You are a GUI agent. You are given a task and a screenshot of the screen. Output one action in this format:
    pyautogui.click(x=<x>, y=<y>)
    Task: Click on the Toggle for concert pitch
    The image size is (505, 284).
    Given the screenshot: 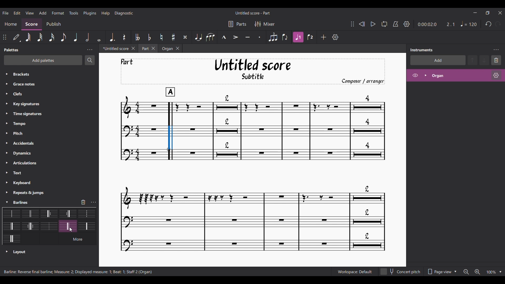 What is the action you would take?
    pyautogui.click(x=401, y=272)
    